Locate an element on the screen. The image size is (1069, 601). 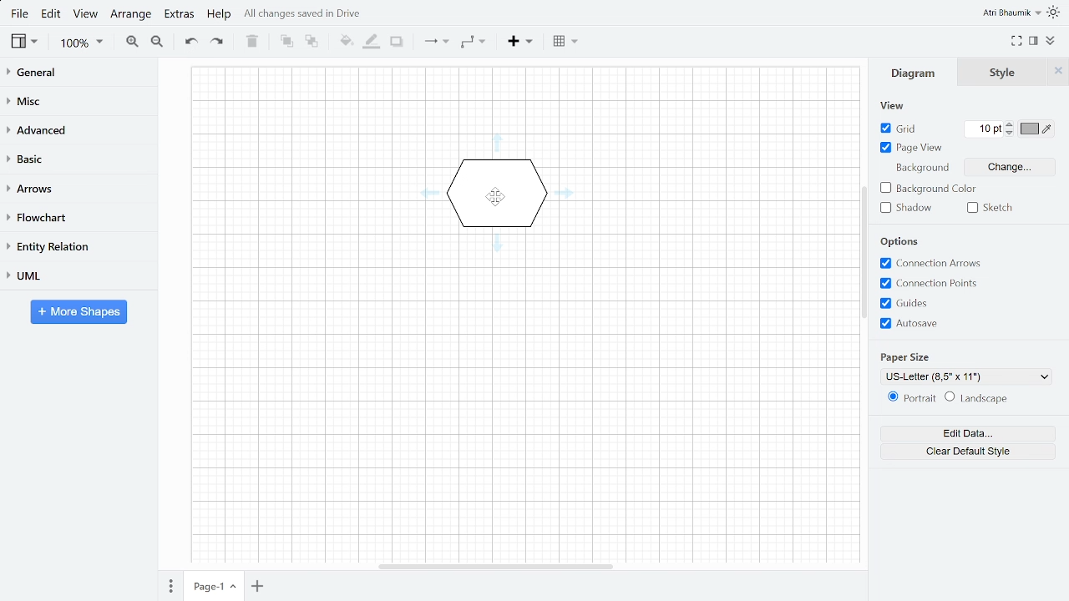
Move shape right is located at coordinates (564, 193).